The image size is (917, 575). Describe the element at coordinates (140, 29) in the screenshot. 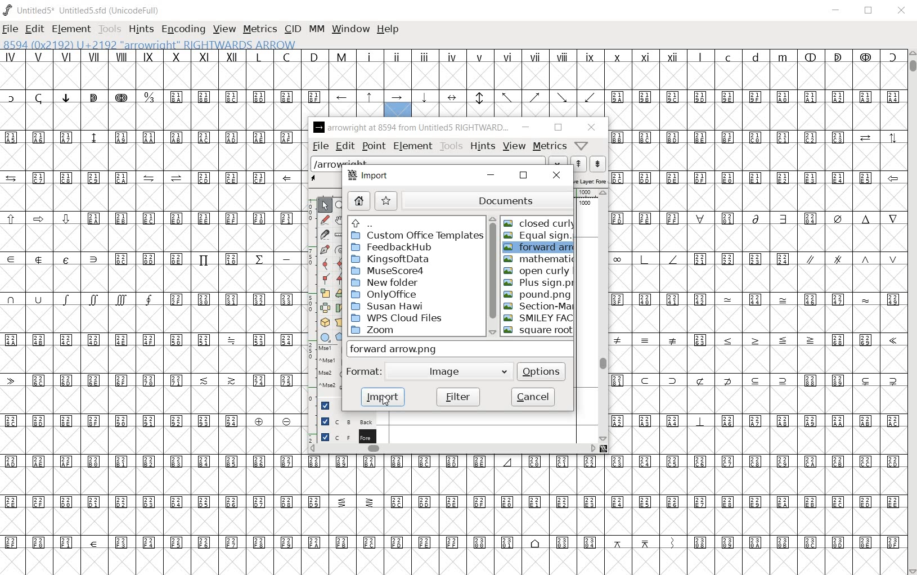

I see `HINTS` at that location.